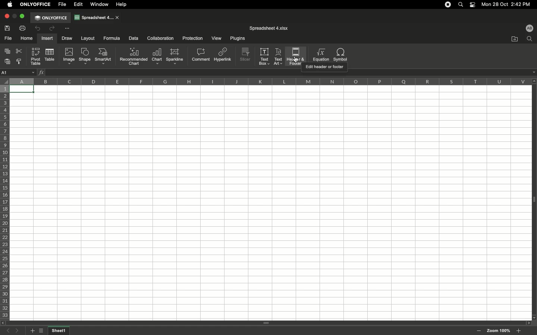 The image size is (537, 335). Describe the element at coordinates (51, 28) in the screenshot. I see `Redo` at that location.